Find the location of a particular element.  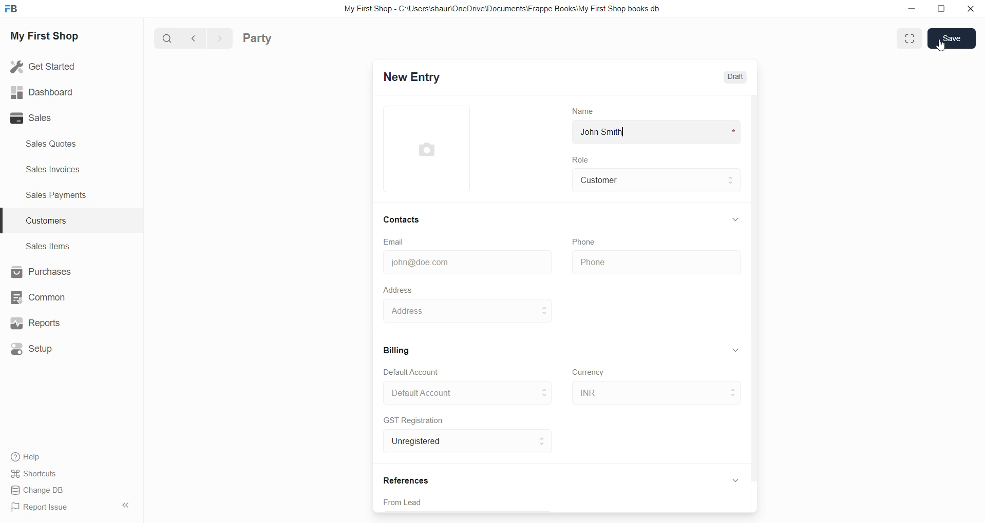

save is located at coordinates (952, 39).